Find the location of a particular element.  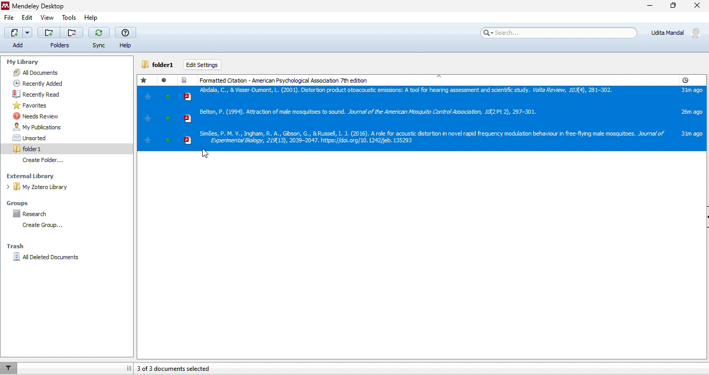

folder1 is located at coordinates (159, 64).